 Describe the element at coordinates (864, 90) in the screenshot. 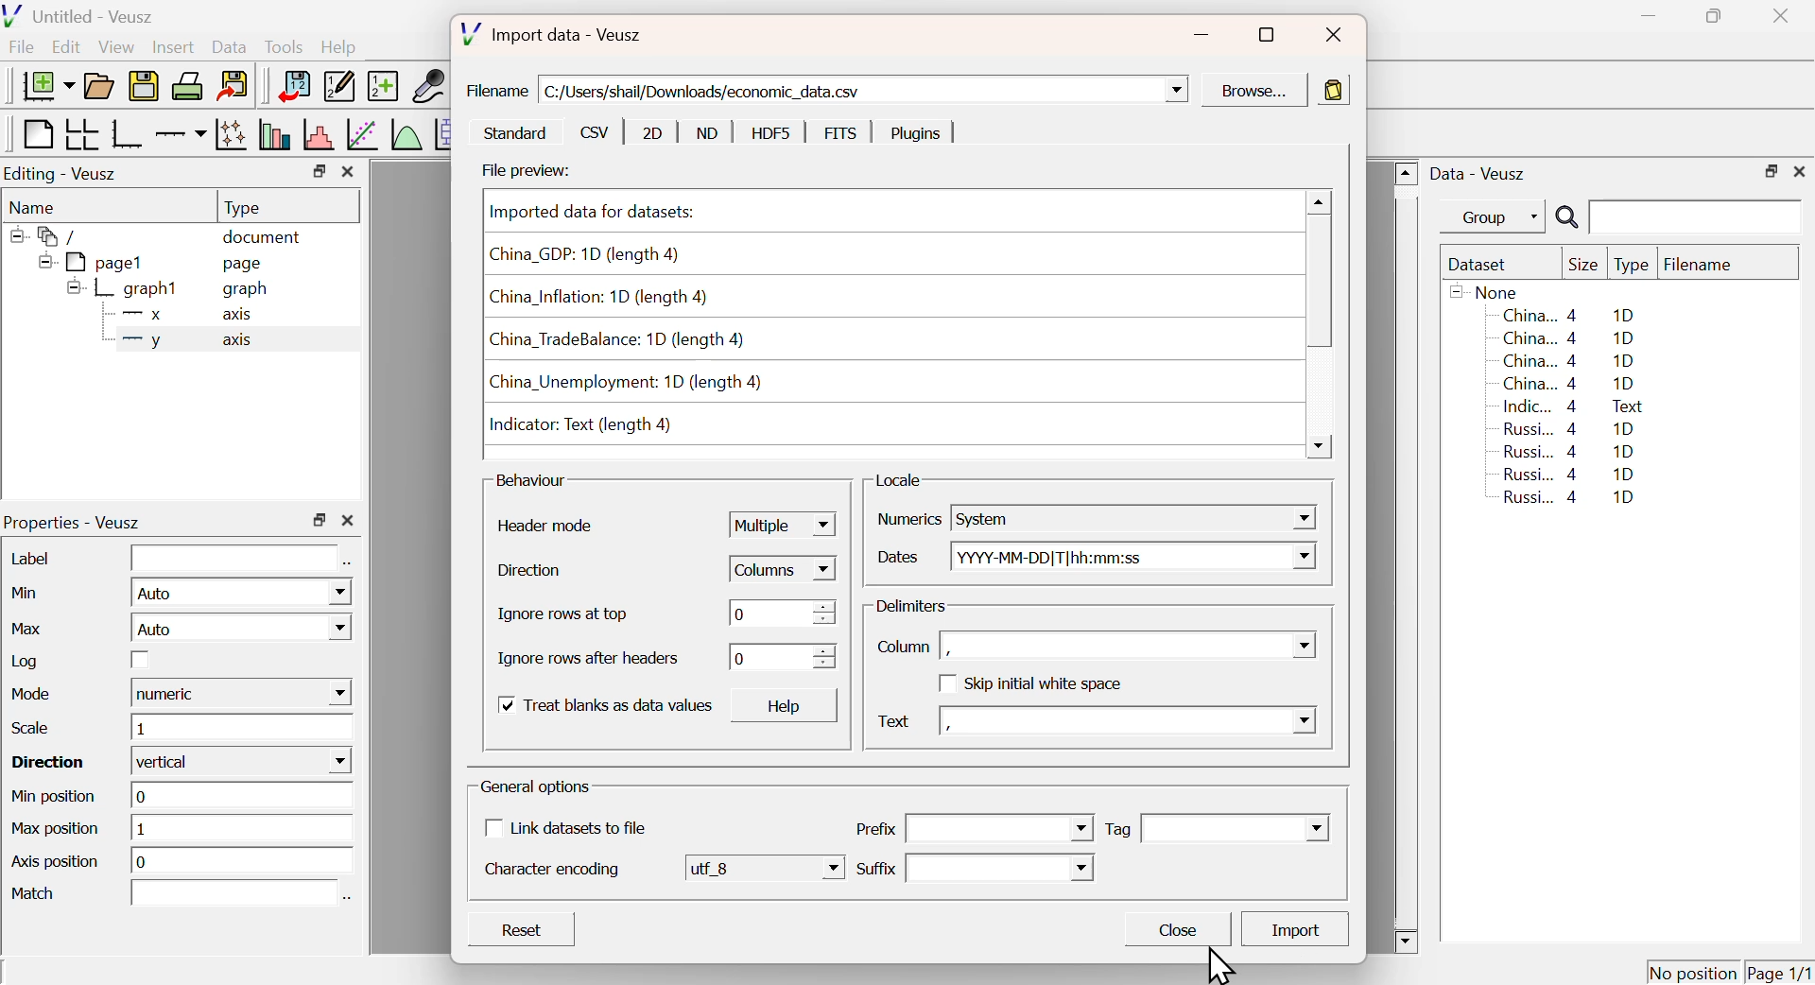

I see `C:/Users/shail/Downloads/economic_data.csv` at that location.